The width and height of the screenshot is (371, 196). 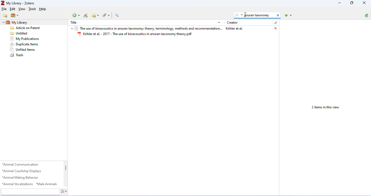 What do you see at coordinates (117, 15) in the screenshot?
I see `Advanced Search` at bounding box center [117, 15].